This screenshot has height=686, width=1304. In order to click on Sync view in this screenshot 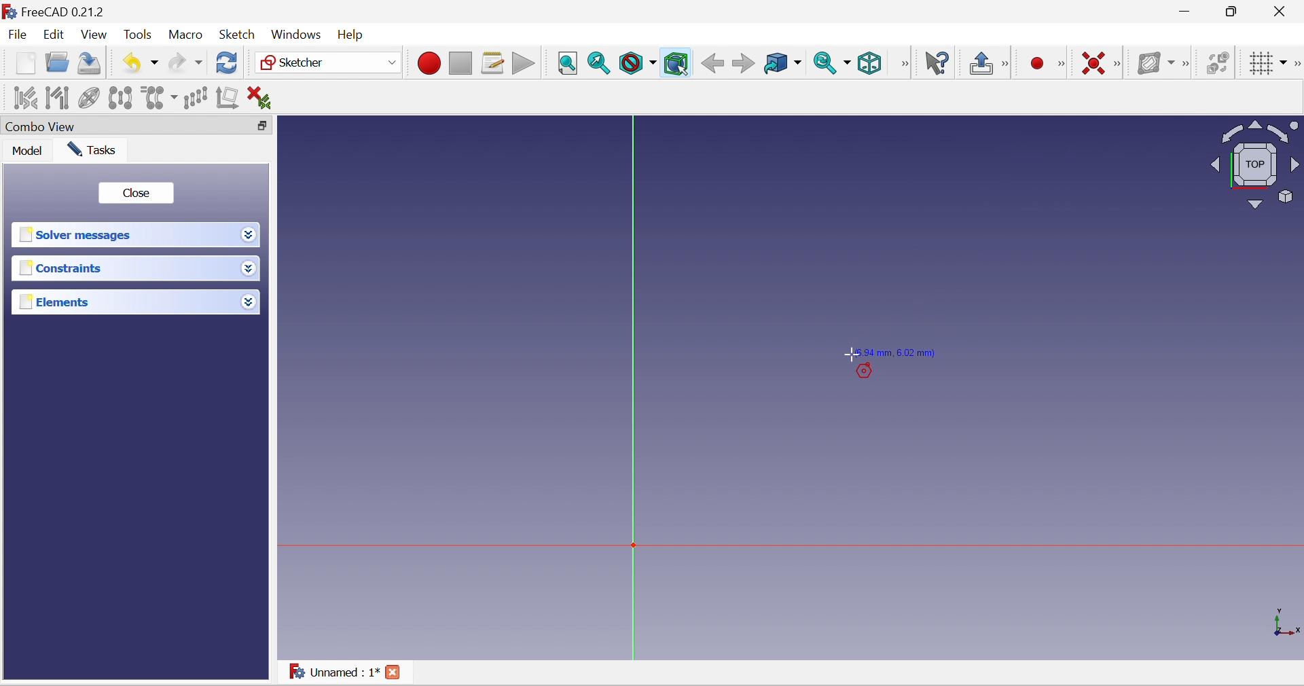, I will do `click(833, 64)`.